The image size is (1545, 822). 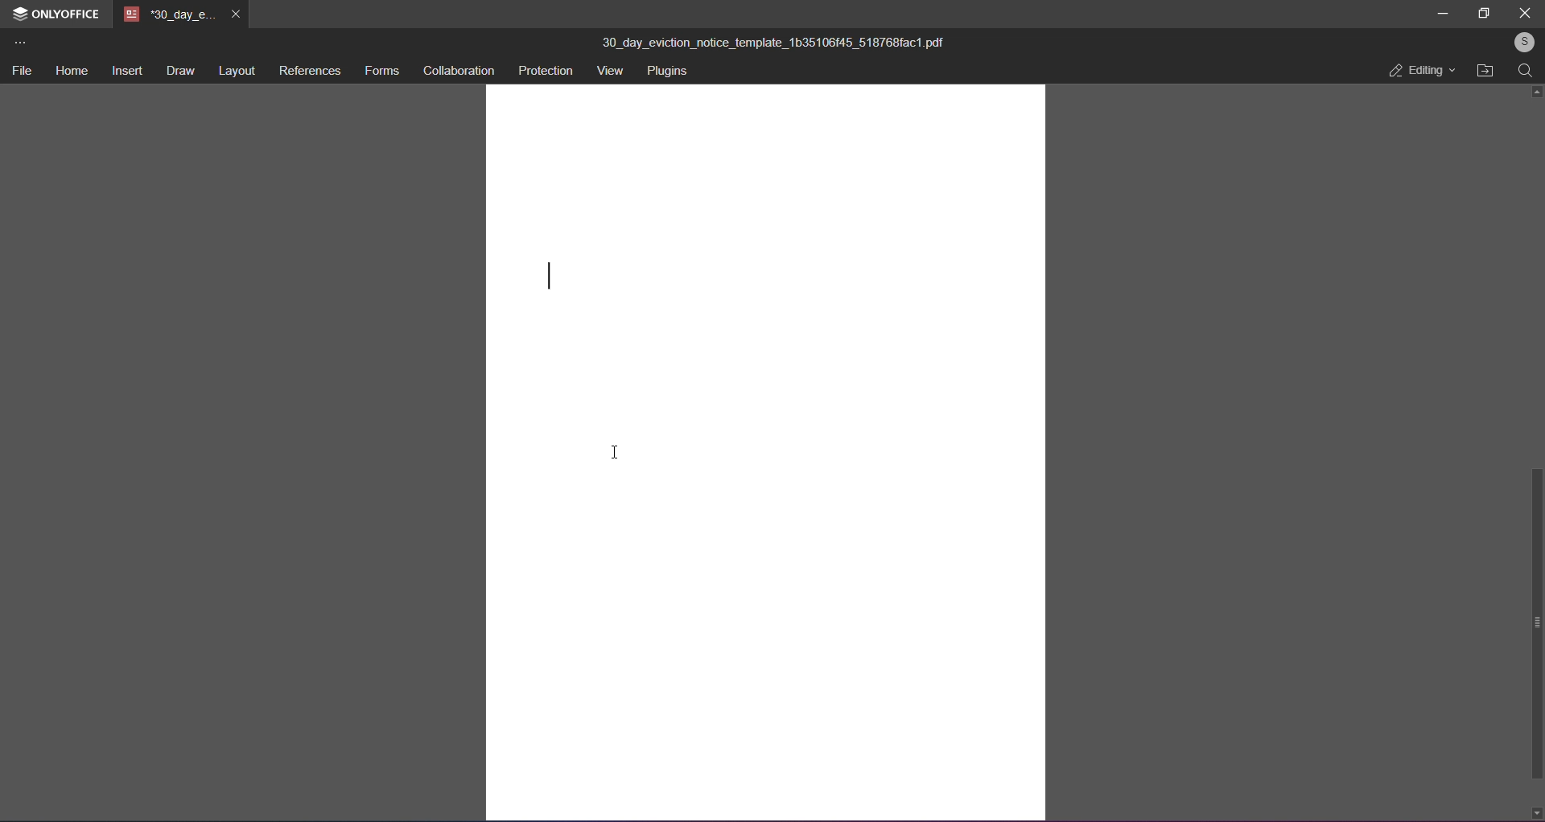 I want to click on title, so click(x=773, y=43).